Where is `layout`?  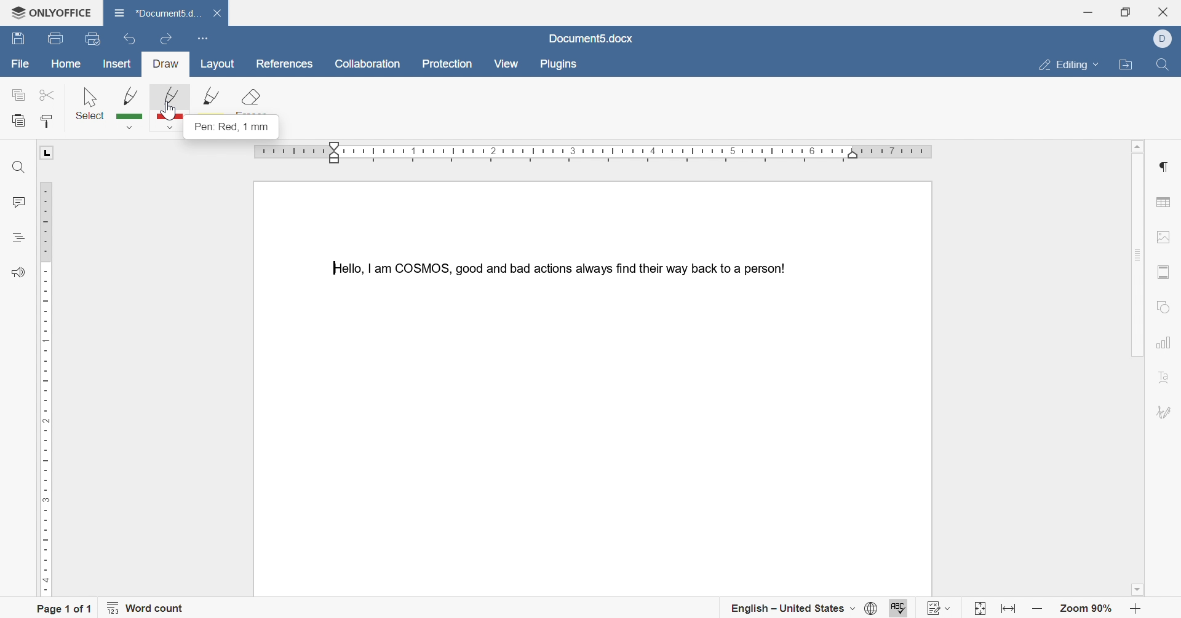
layout is located at coordinates (220, 65).